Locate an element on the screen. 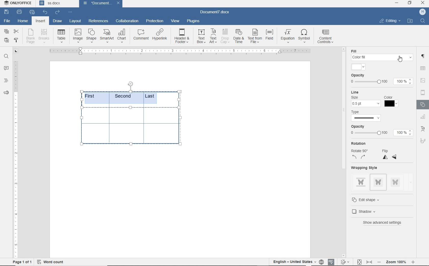  protection is located at coordinates (154, 21).